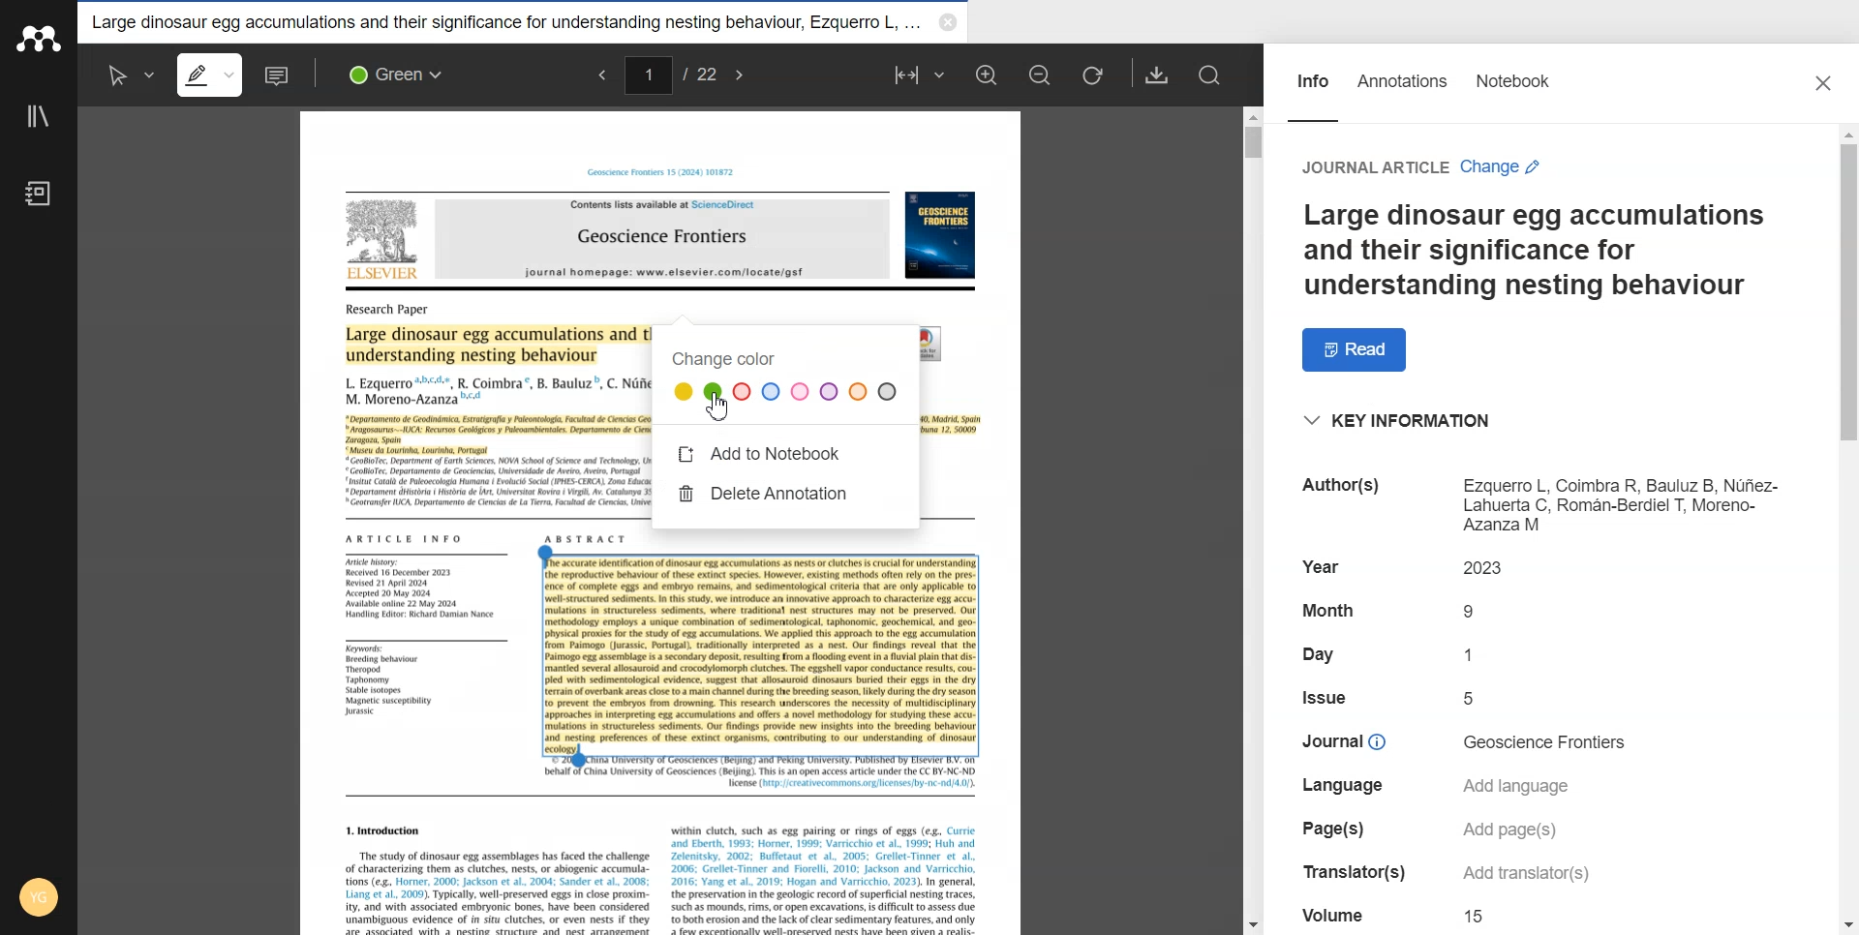 The image size is (1859, 935). Describe the element at coordinates (1325, 697) in the screenshot. I see `text` at that location.